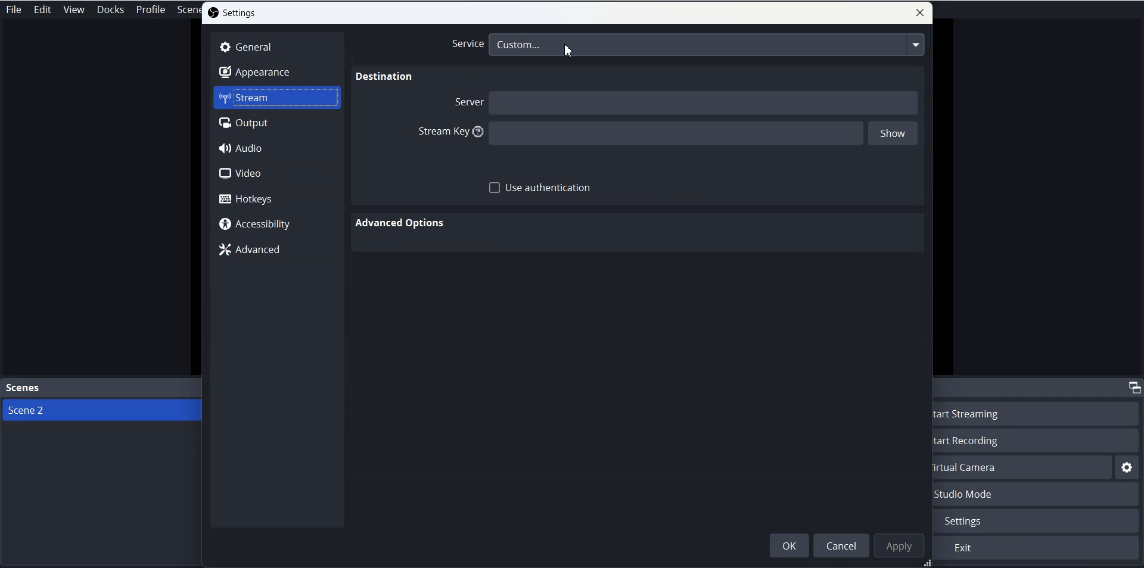 This screenshot has height=568, width=1144. I want to click on close, so click(920, 13).